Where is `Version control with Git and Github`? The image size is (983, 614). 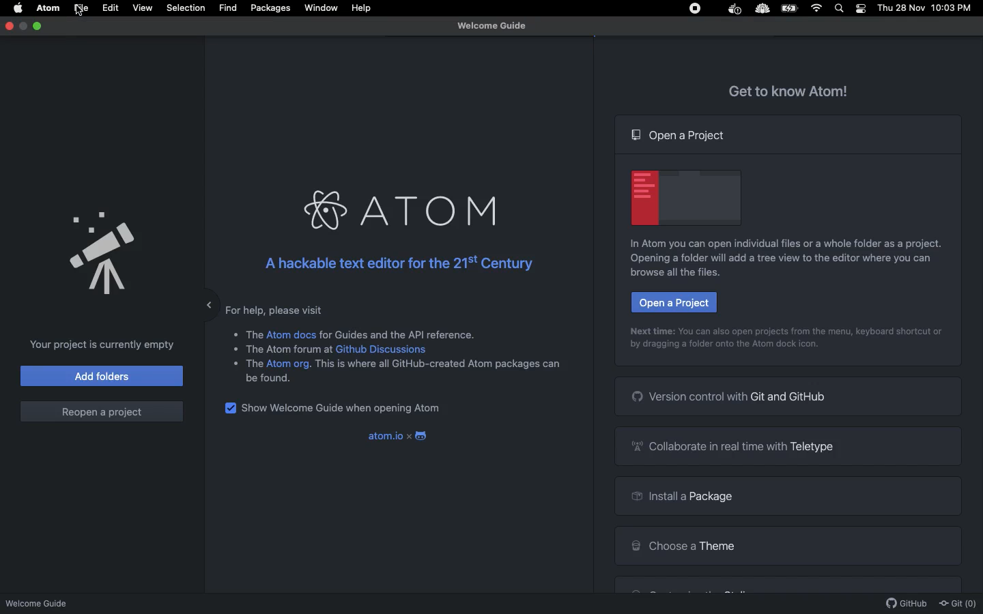 Version control with Git and Github is located at coordinates (730, 396).